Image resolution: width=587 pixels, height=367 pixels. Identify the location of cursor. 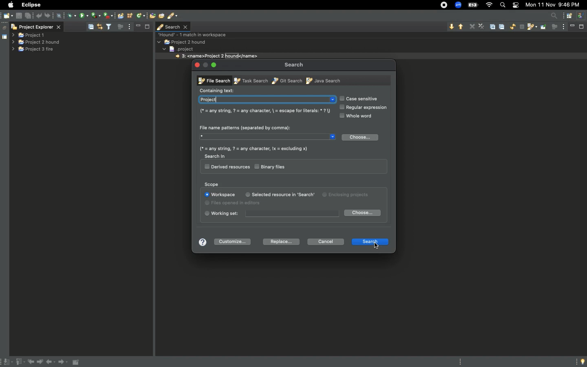
(375, 246).